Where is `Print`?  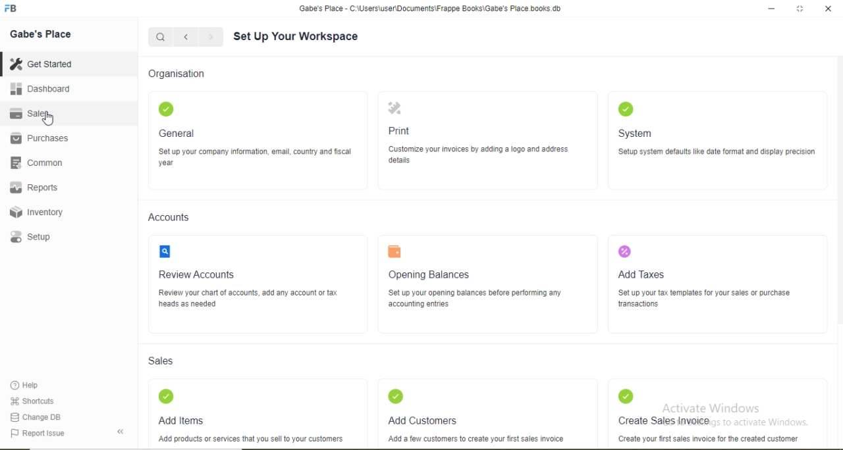
Print is located at coordinates (404, 130).